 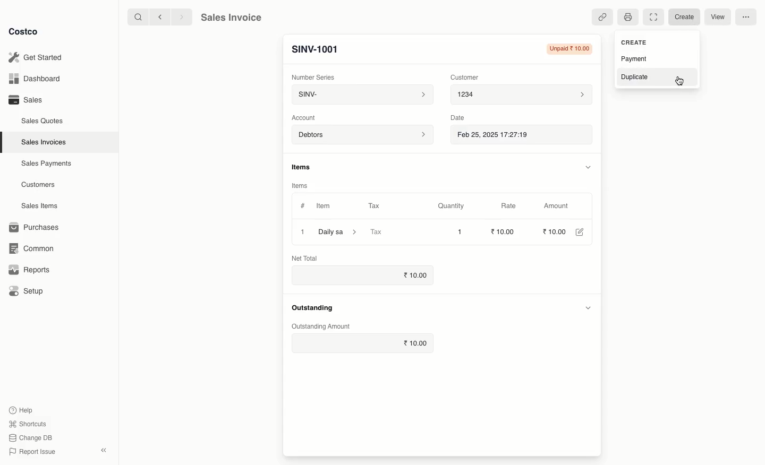 I want to click on Sales Quotes, so click(x=41, y=122).